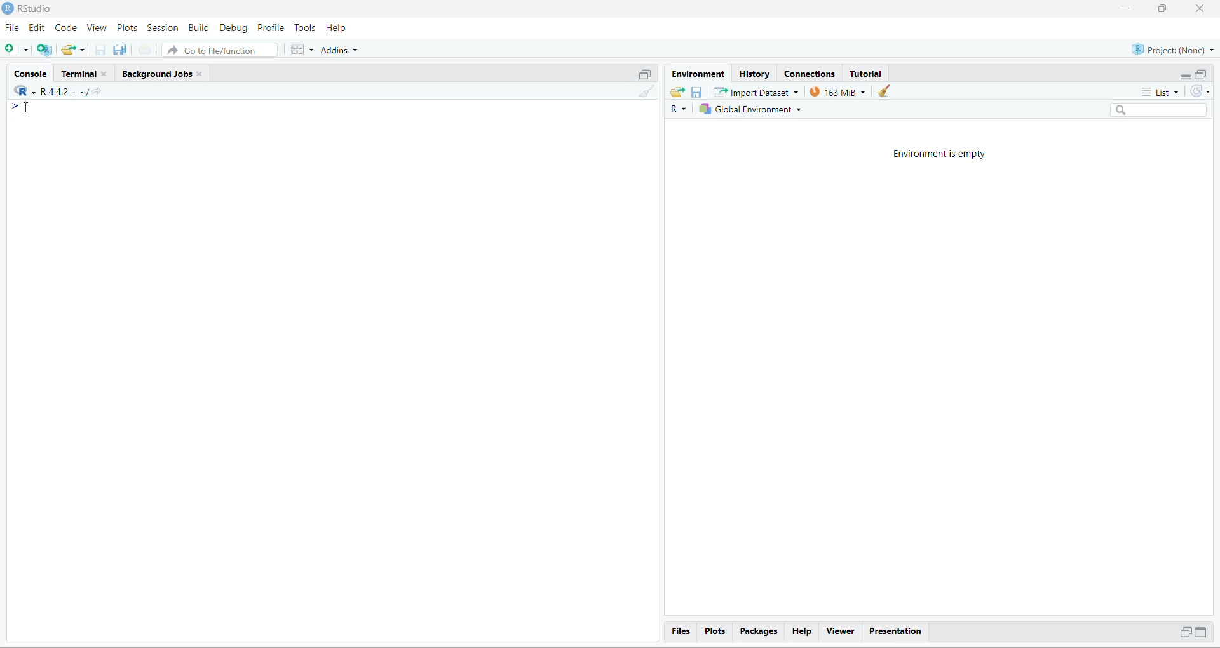 The height and width of the screenshot is (648, 1220). What do you see at coordinates (86, 71) in the screenshot?
I see `Terminal` at bounding box center [86, 71].